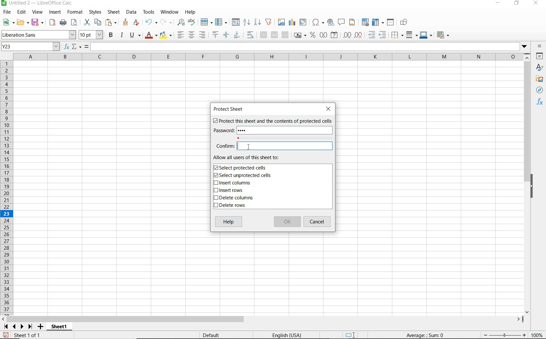 Image resolution: width=546 pixels, height=339 pixels. Describe the element at coordinates (285, 35) in the screenshot. I see `UNMERGE CELLS` at that location.